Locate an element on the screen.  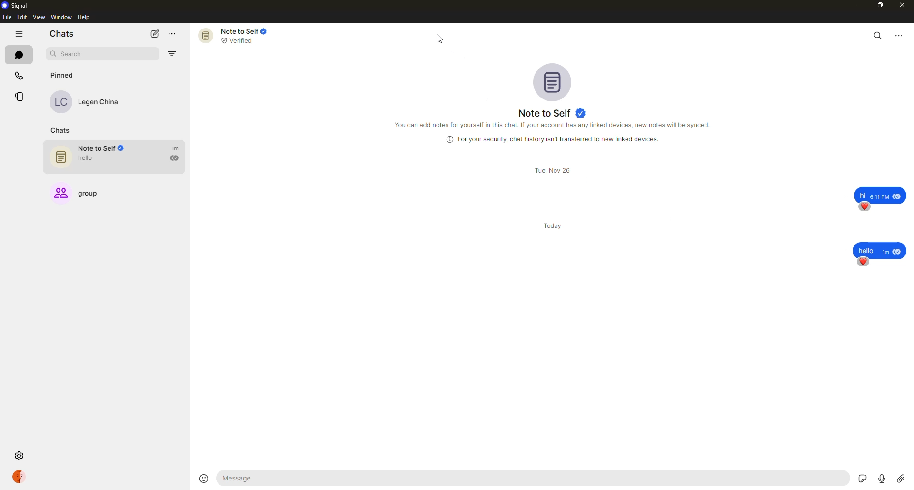
cursor is located at coordinates (440, 39).